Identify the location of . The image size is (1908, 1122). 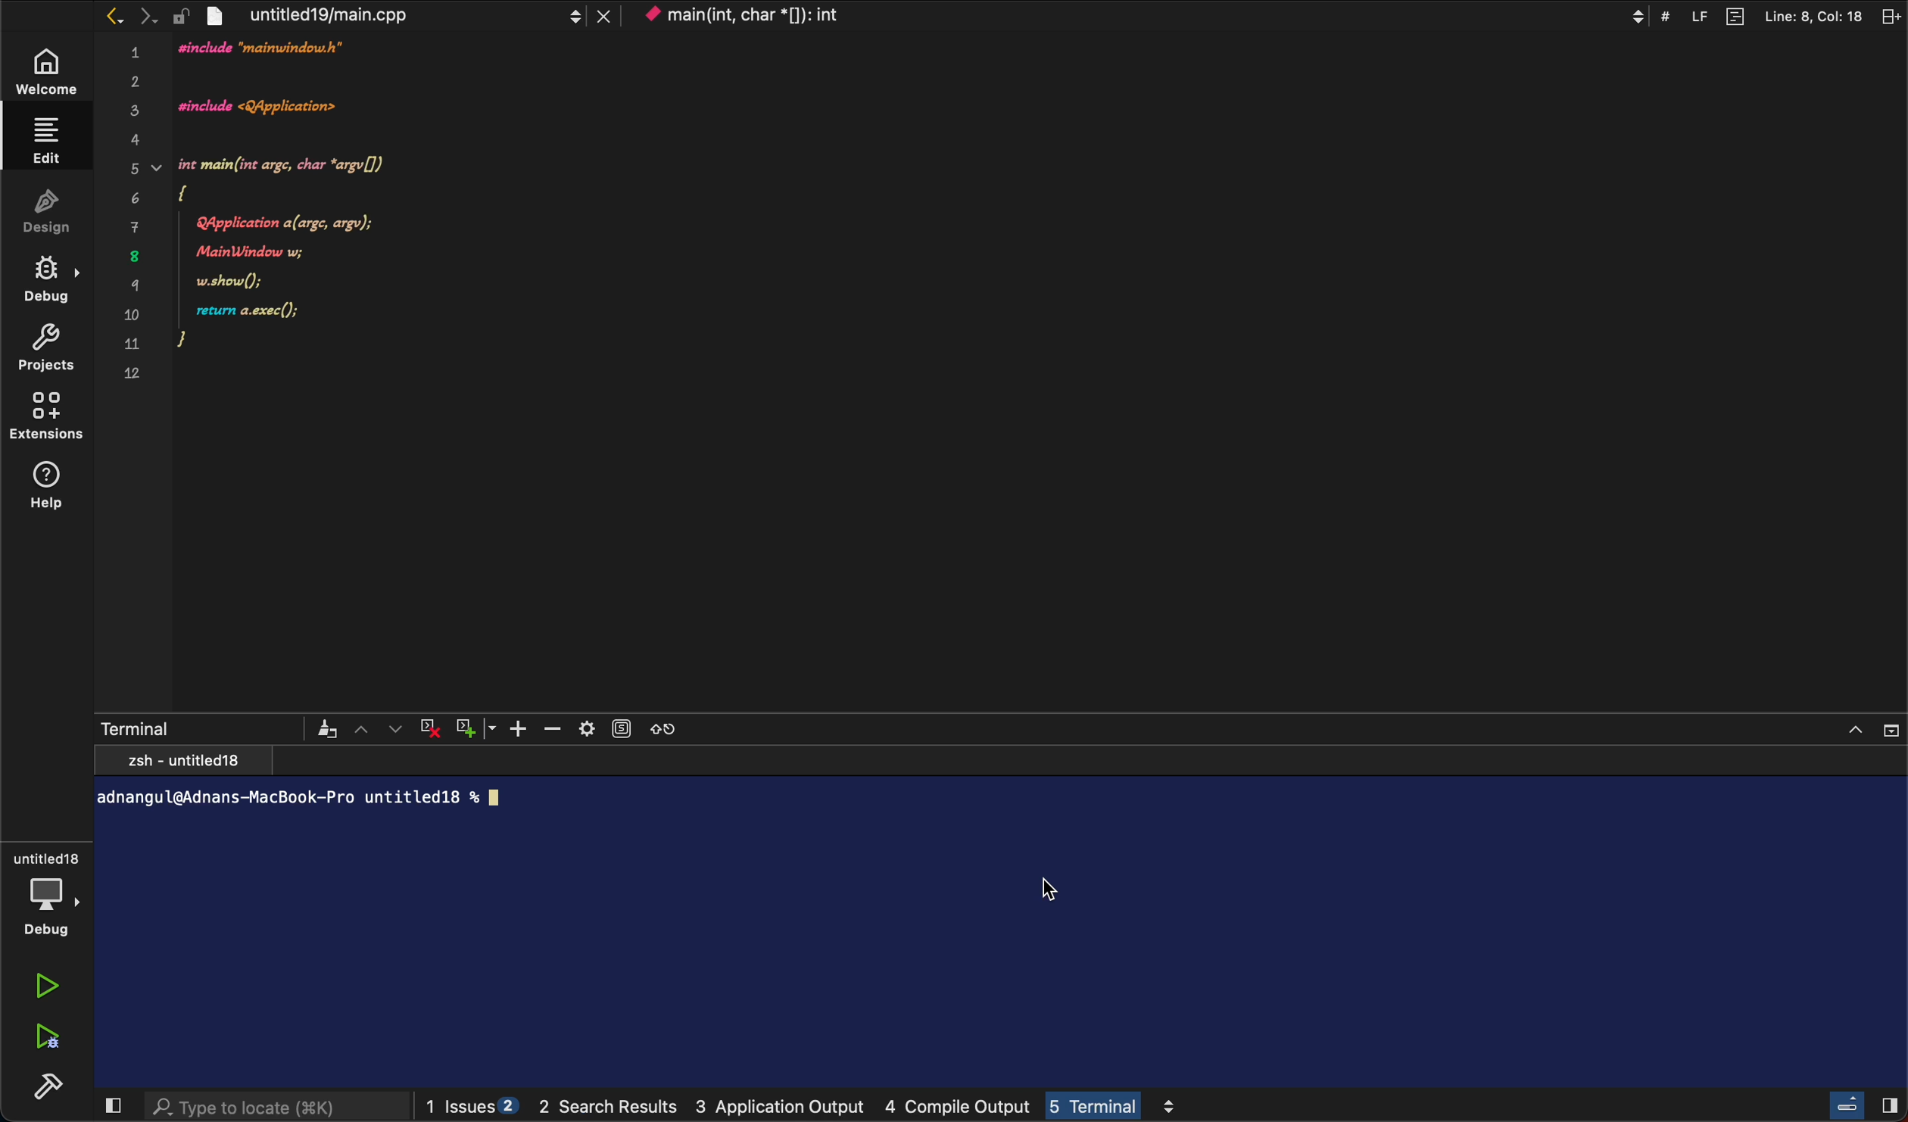
(1754, 14).